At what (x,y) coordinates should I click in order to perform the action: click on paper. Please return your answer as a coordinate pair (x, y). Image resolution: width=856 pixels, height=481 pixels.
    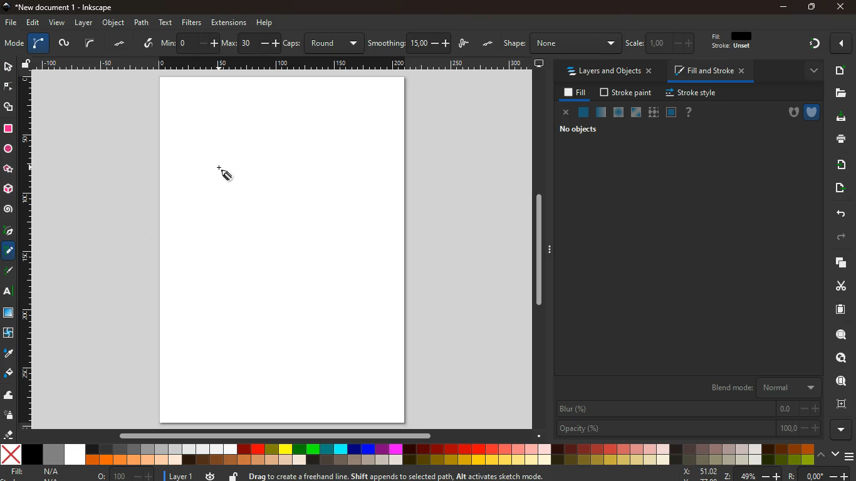
    Looking at the image, I should click on (839, 309).